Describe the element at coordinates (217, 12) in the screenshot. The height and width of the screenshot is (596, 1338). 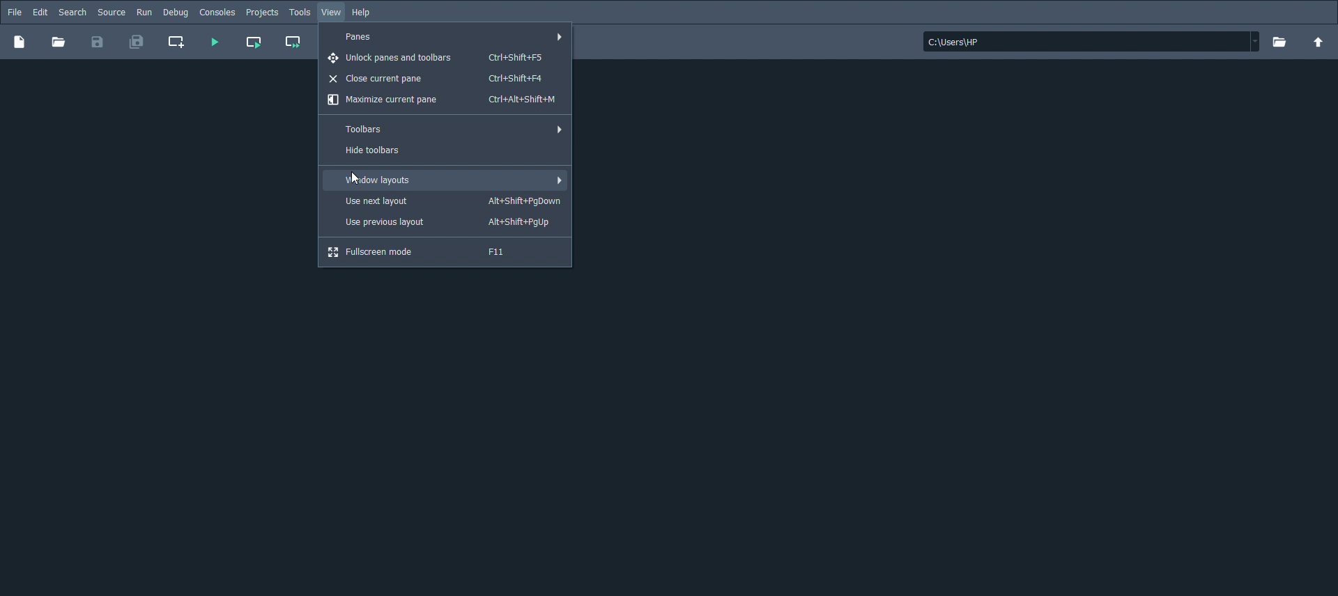
I see `consoles` at that location.